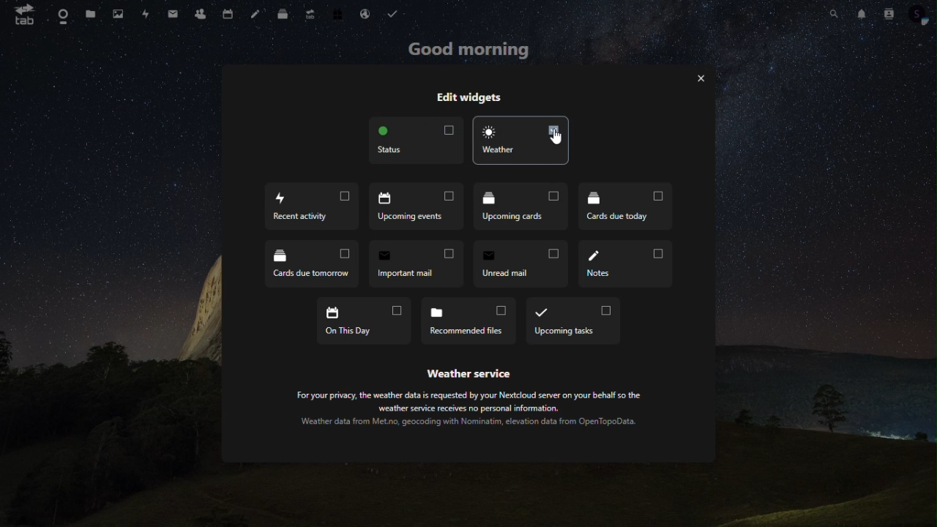 The image size is (937, 527). I want to click on good morning, so click(466, 49).